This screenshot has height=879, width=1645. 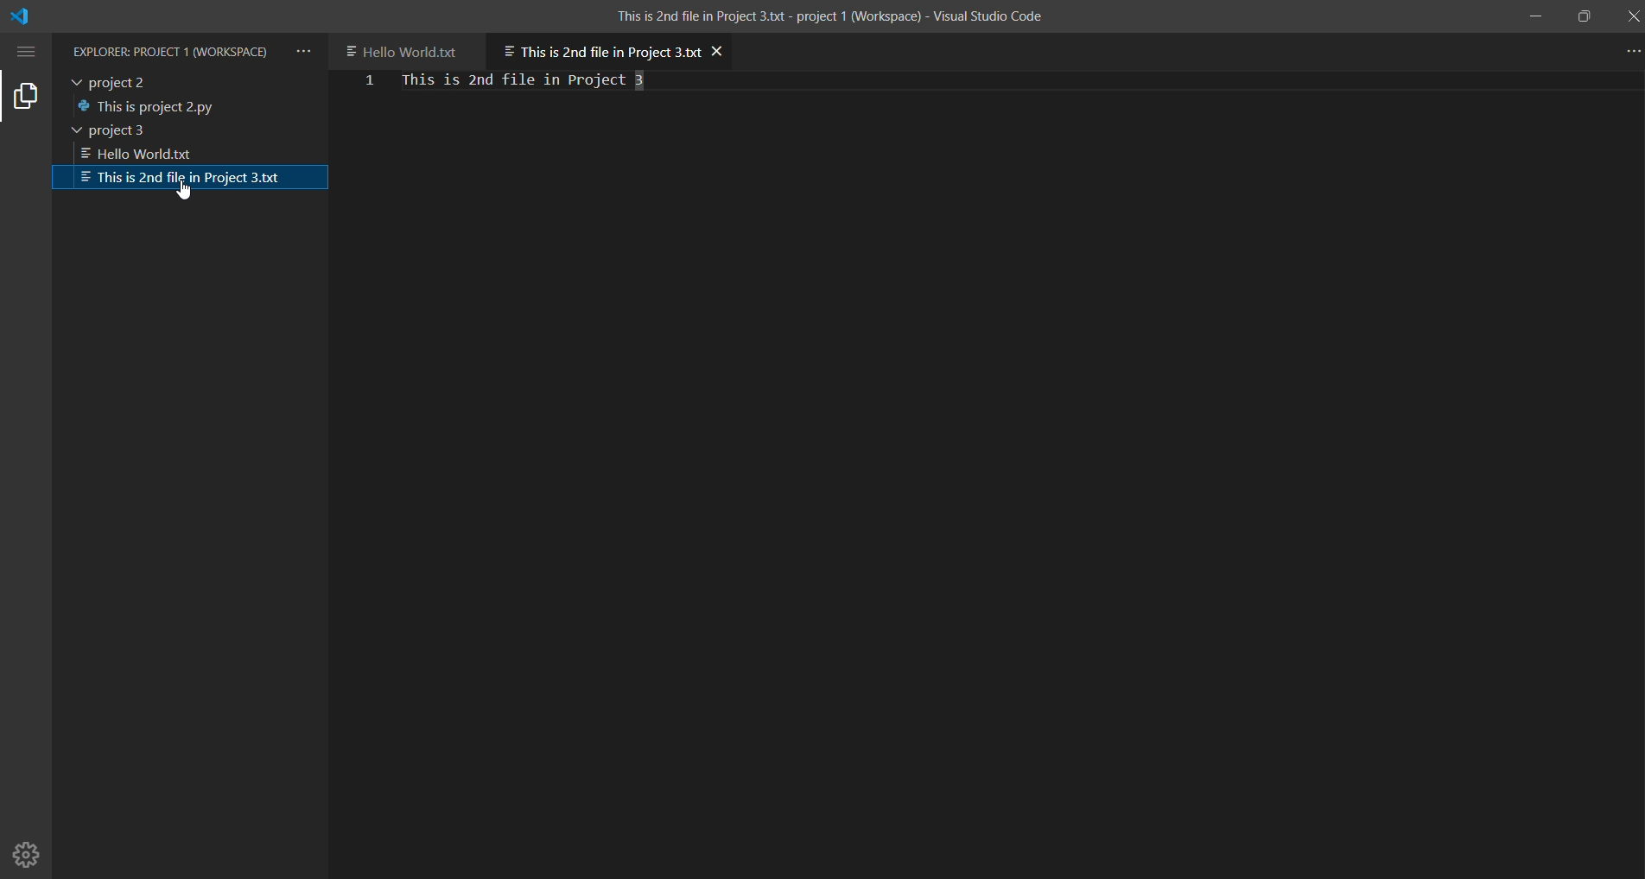 What do you see at coordinates (1585, 19) in the screenshot?
I see `maximize` at bounding box center [1585, 19].